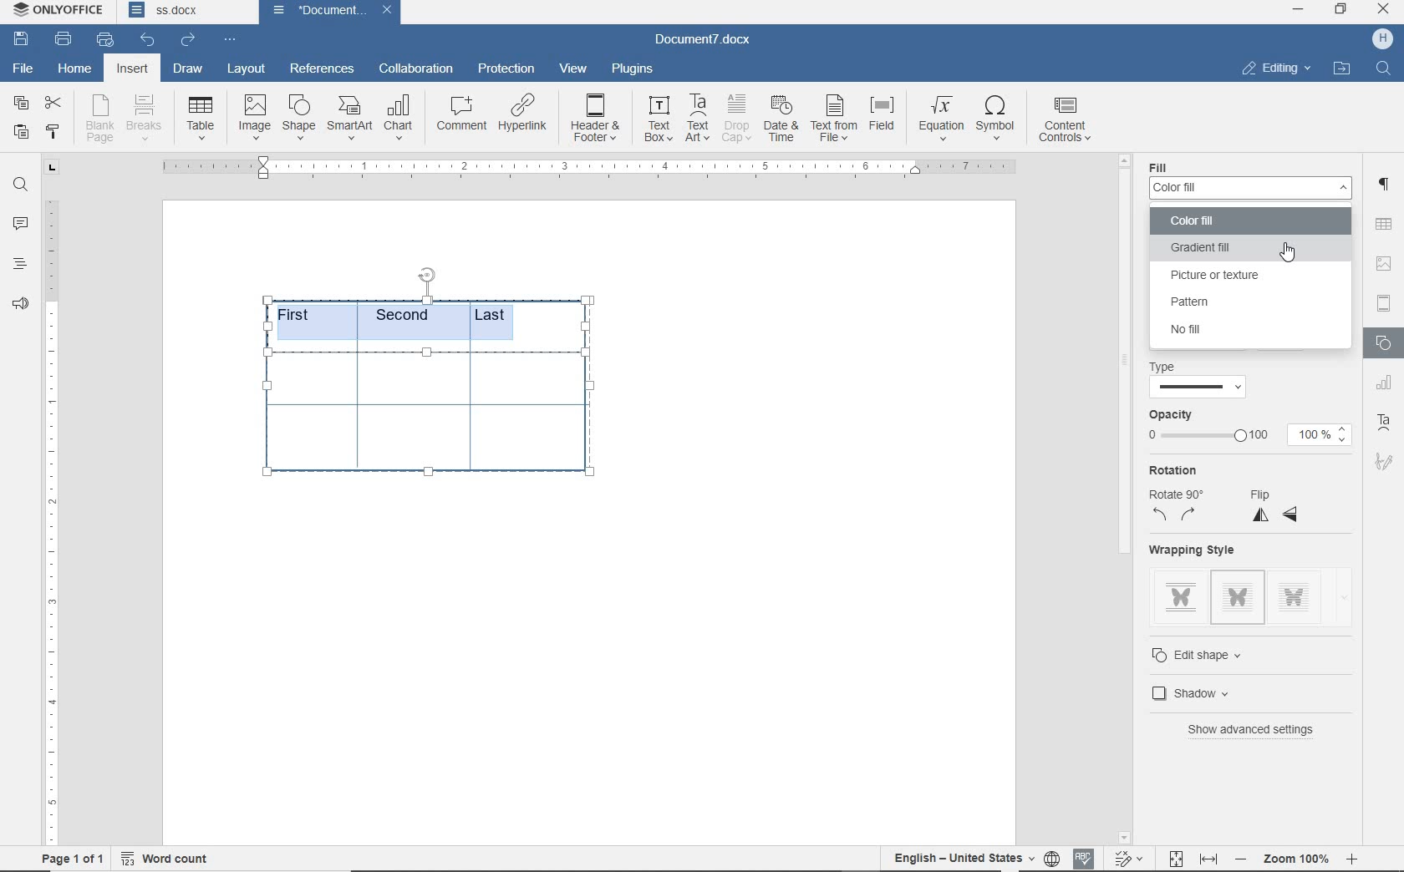  Describe the element at coordinates (1385, 68) in the screenshot. I see `FIND` at that location.